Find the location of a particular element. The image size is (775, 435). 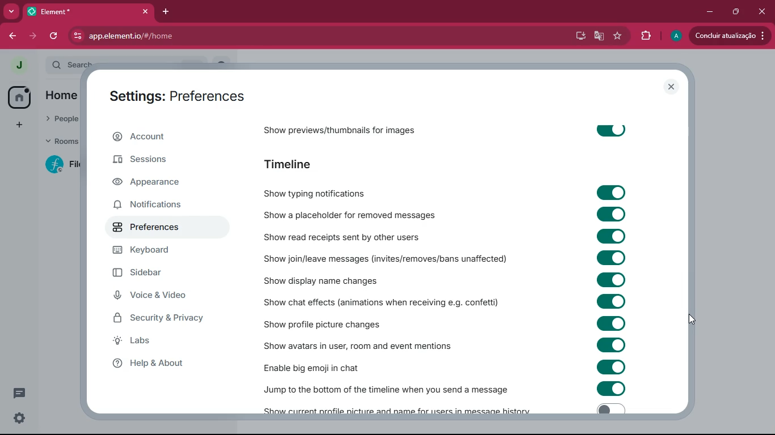

timeline is located at coordinates (294, 163).